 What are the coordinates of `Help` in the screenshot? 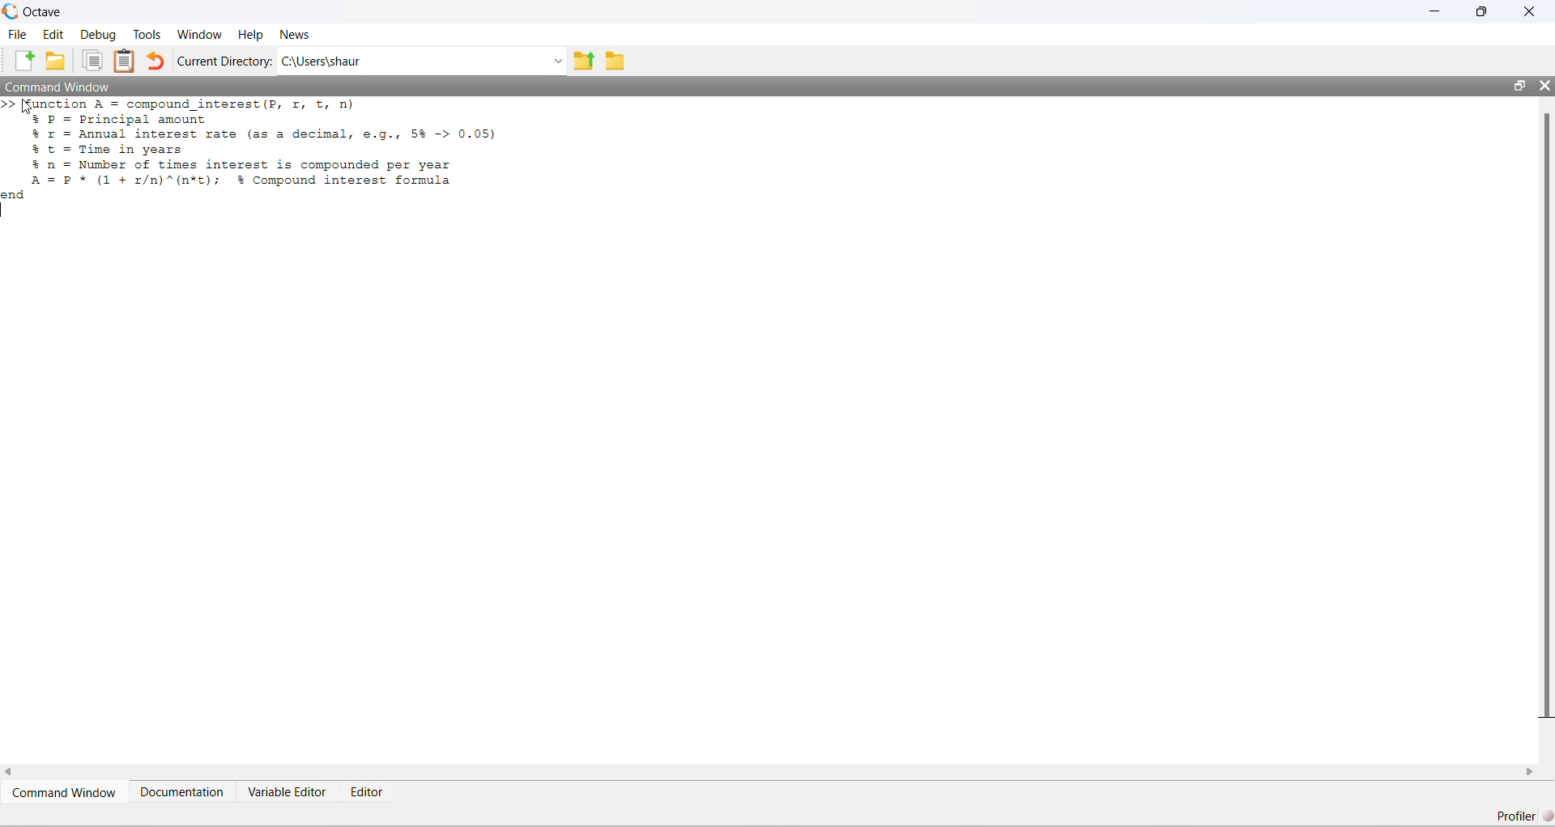 It's located at (250, 35).